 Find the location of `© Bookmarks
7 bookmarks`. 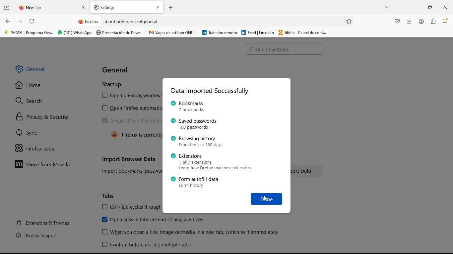

© Bookmarks
7 bookmarks is located at coordinates (189, 106).